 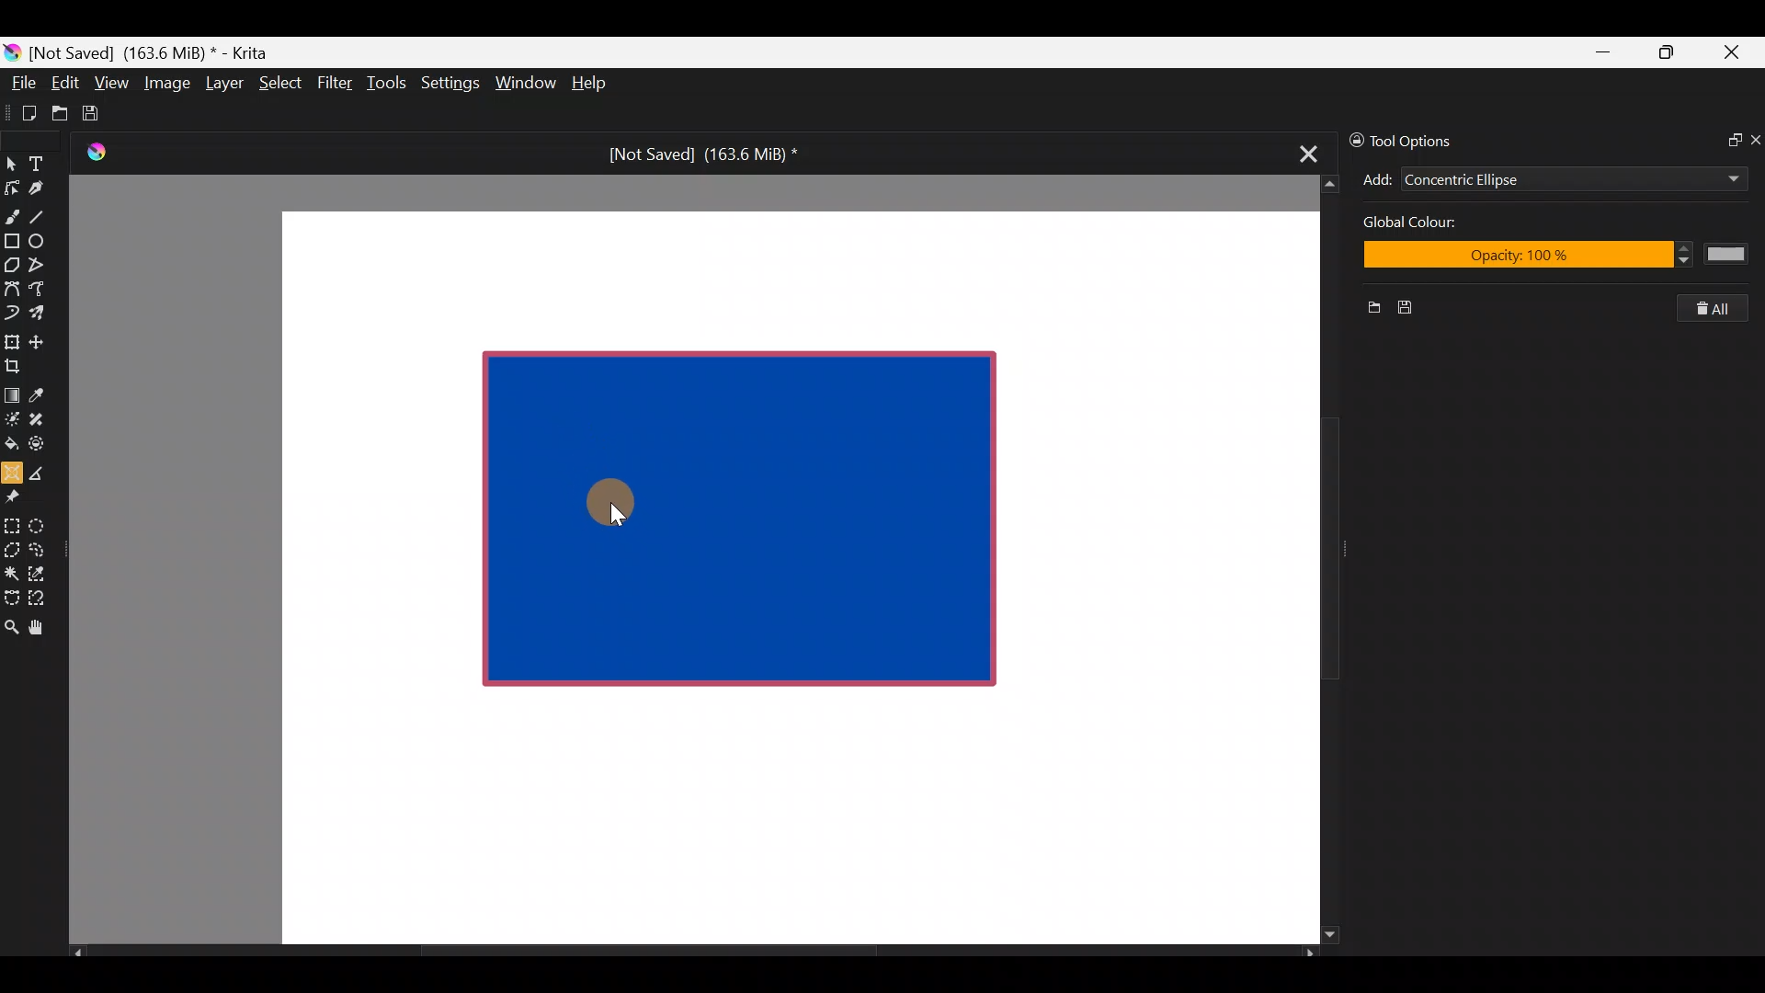 I want to click on Crop the image to an area, so click(x=18, y=365).